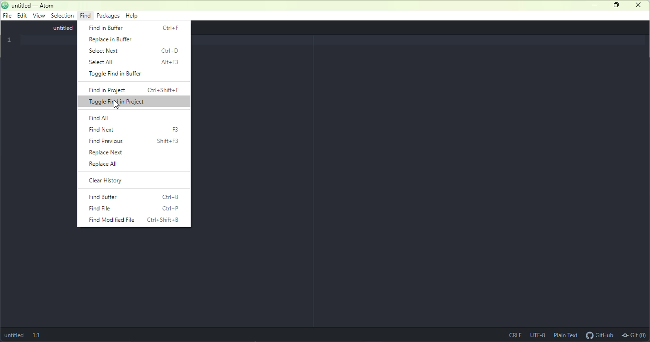  Describe the element at coordinates (115, 39) in the screenshot. I see `replace in buffer` at that location.